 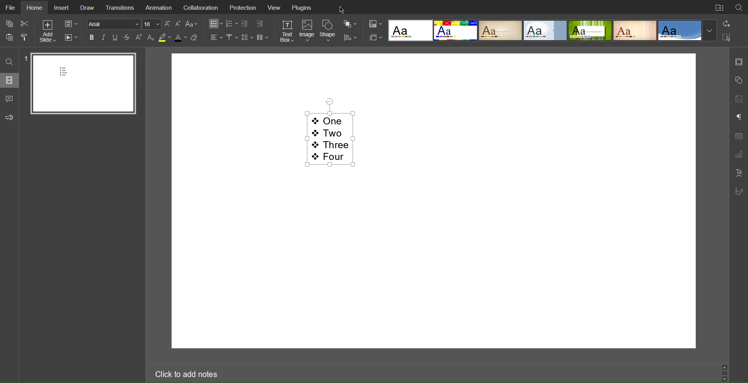 I want to click on Protection, so click(x=242, y=7).